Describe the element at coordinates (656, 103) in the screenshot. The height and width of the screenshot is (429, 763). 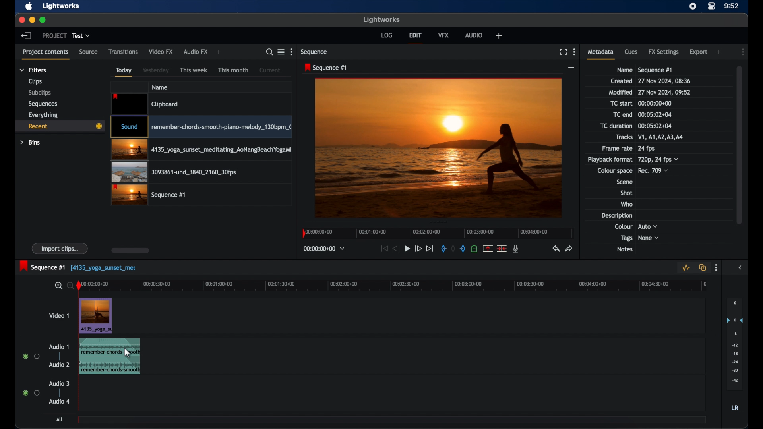
I see `tc start` at that location.